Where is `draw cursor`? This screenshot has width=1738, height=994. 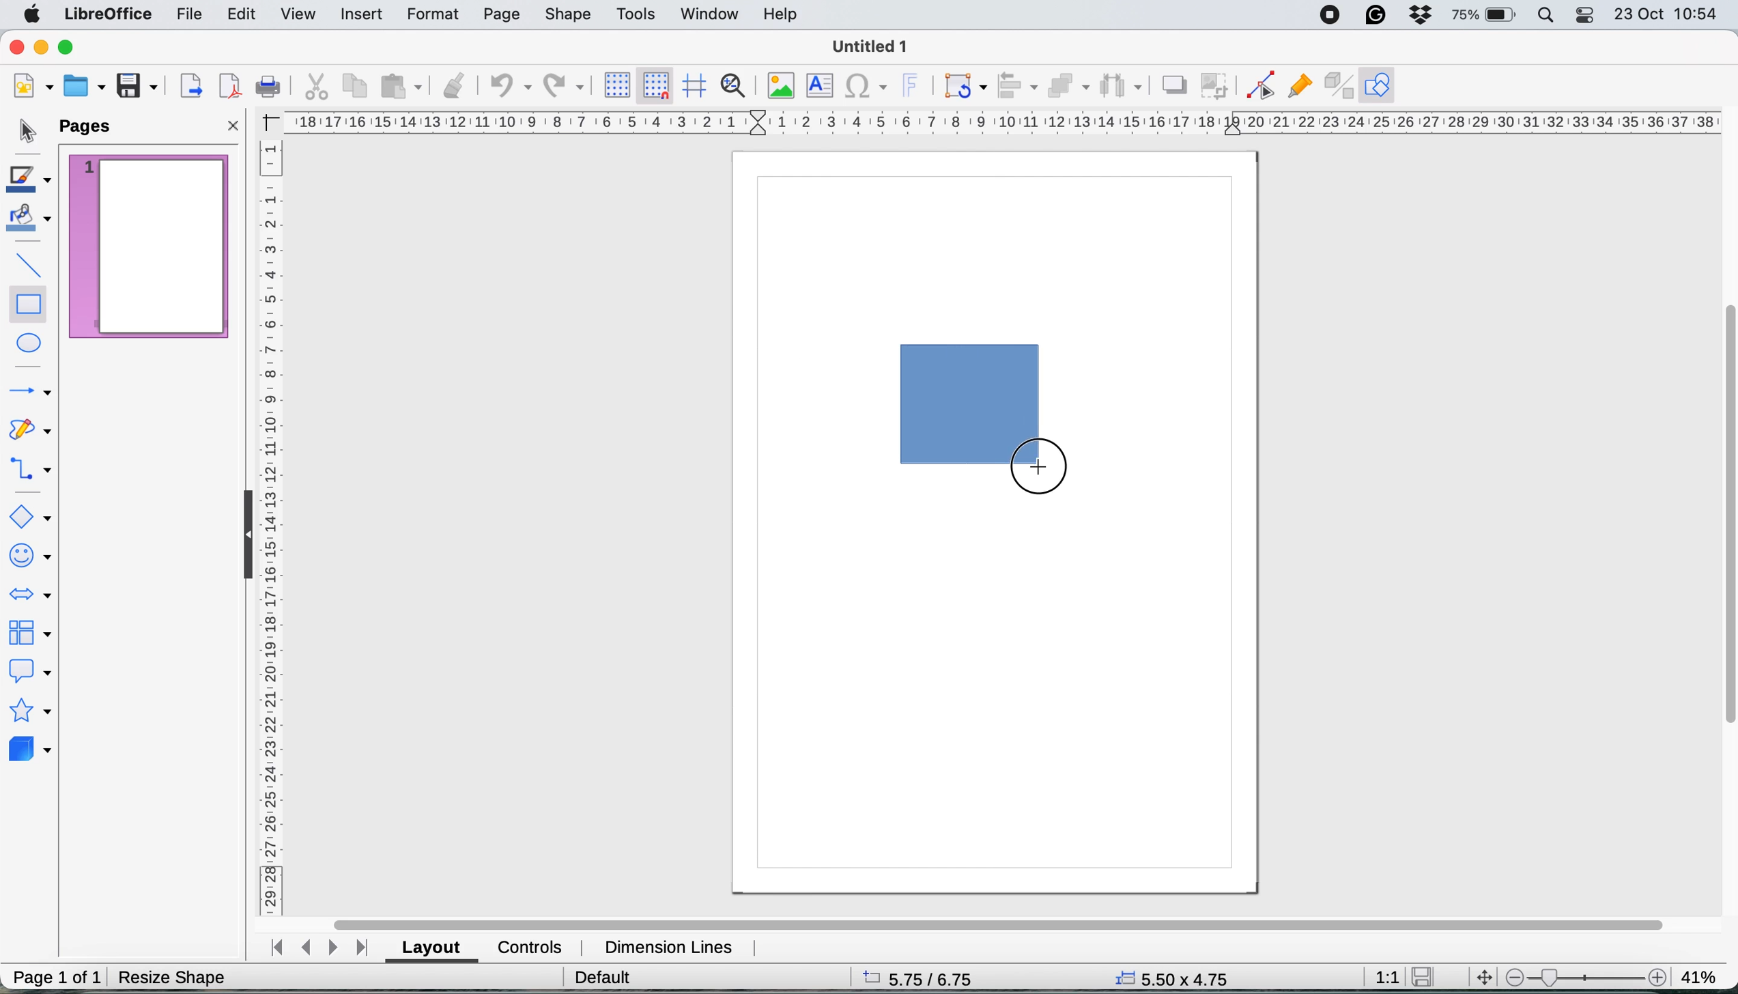
draw cursor is located at coordinates (1042, 468).